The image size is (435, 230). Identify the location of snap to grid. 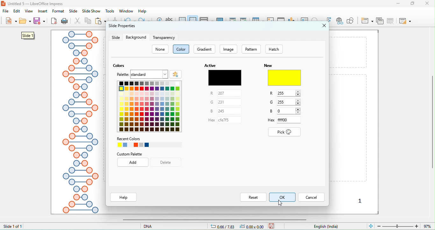
(193, 20).